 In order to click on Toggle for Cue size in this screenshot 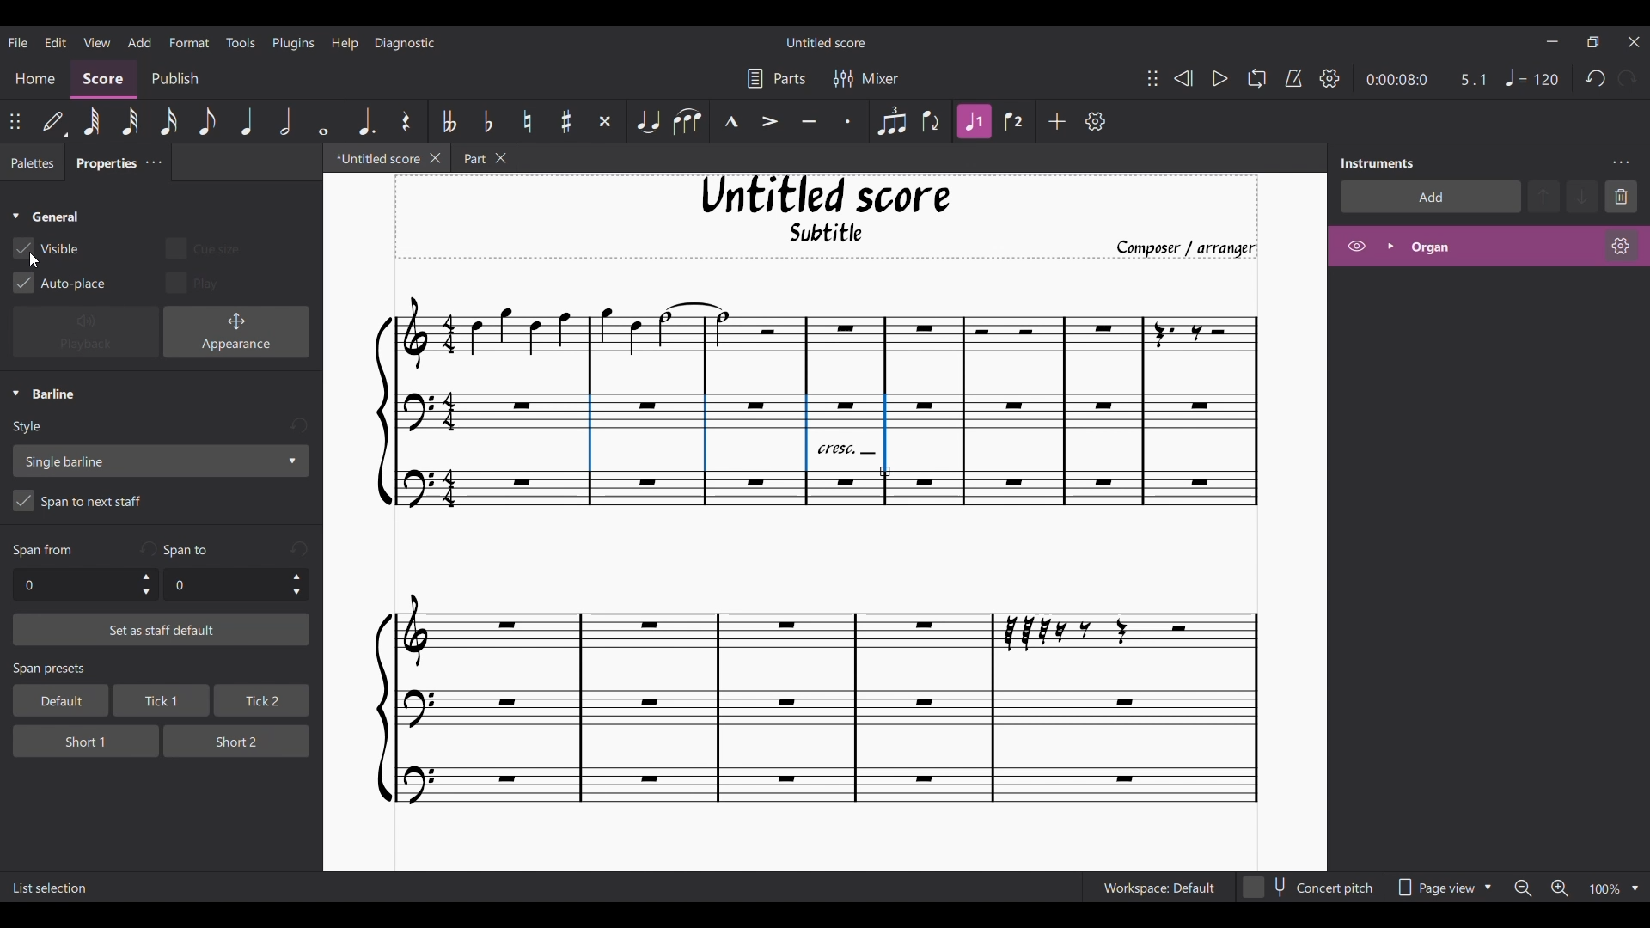, I will do `click(198, 245)`.